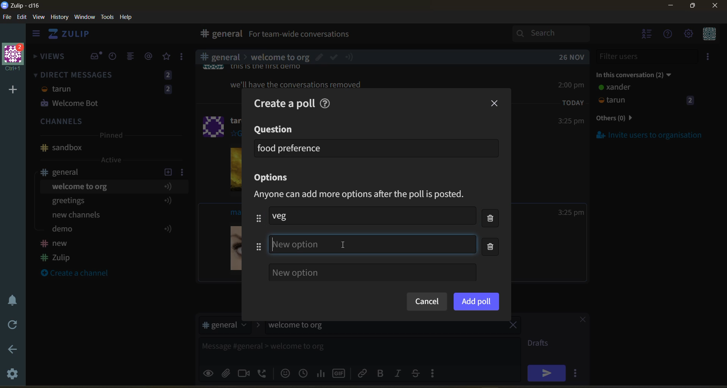 This screenshot has height=388, width=727. I want to click on others, so click(626, 119).